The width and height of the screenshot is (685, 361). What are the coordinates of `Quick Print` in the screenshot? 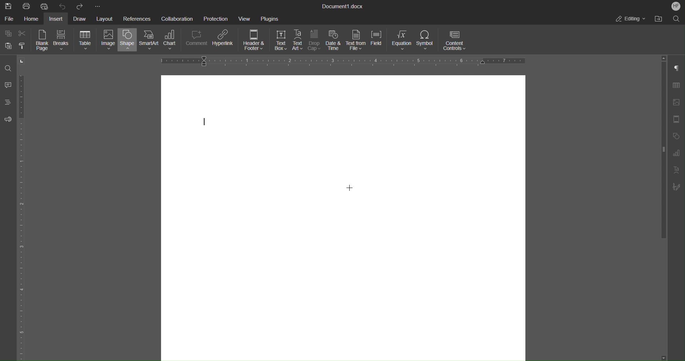 It's located at (45, 6).